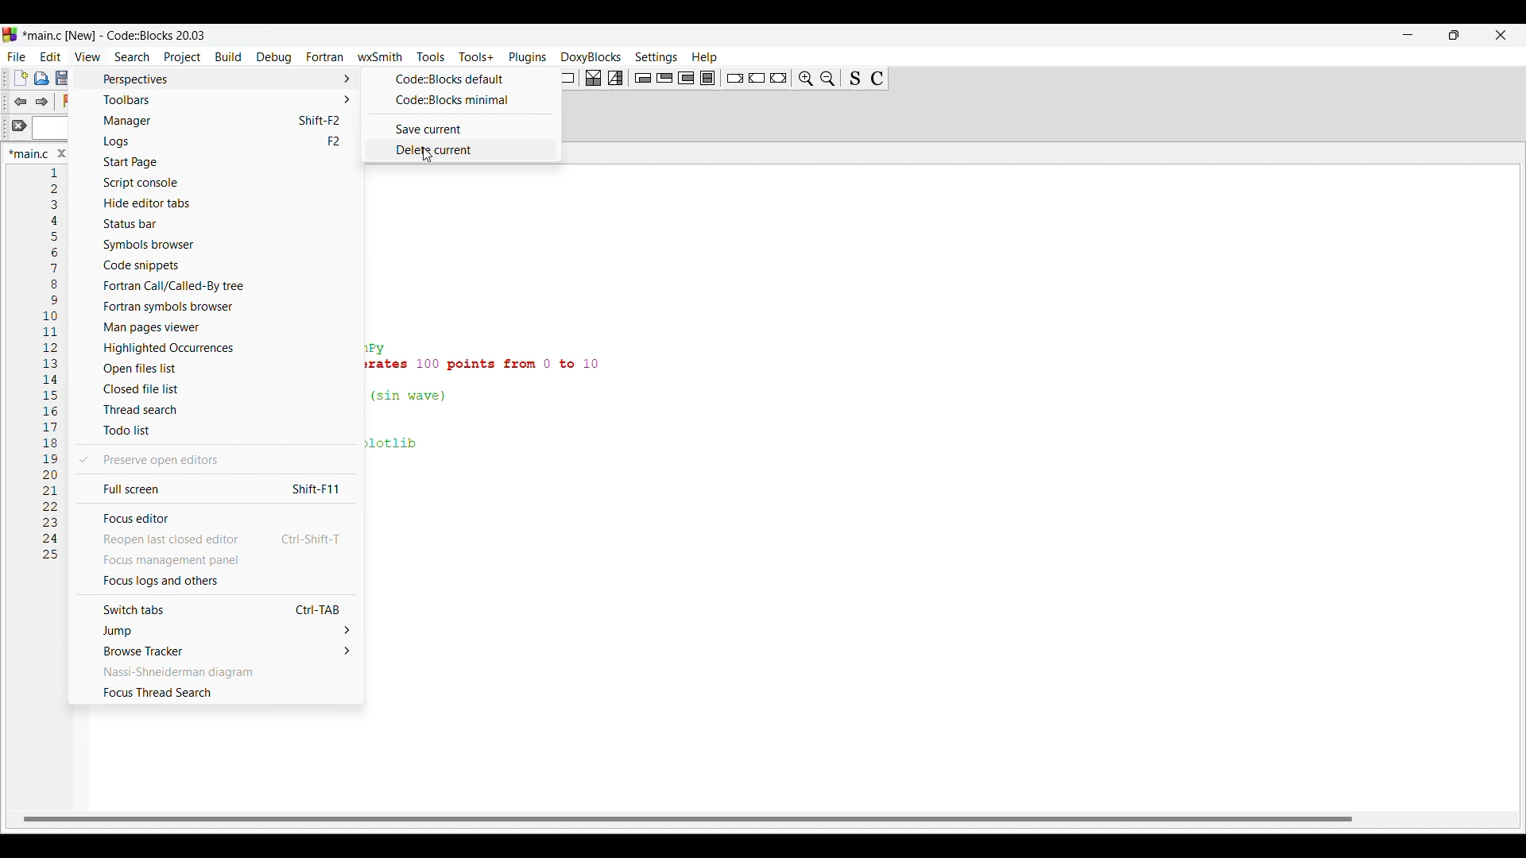  I want to click on codeblock logo, so click(13, 35).